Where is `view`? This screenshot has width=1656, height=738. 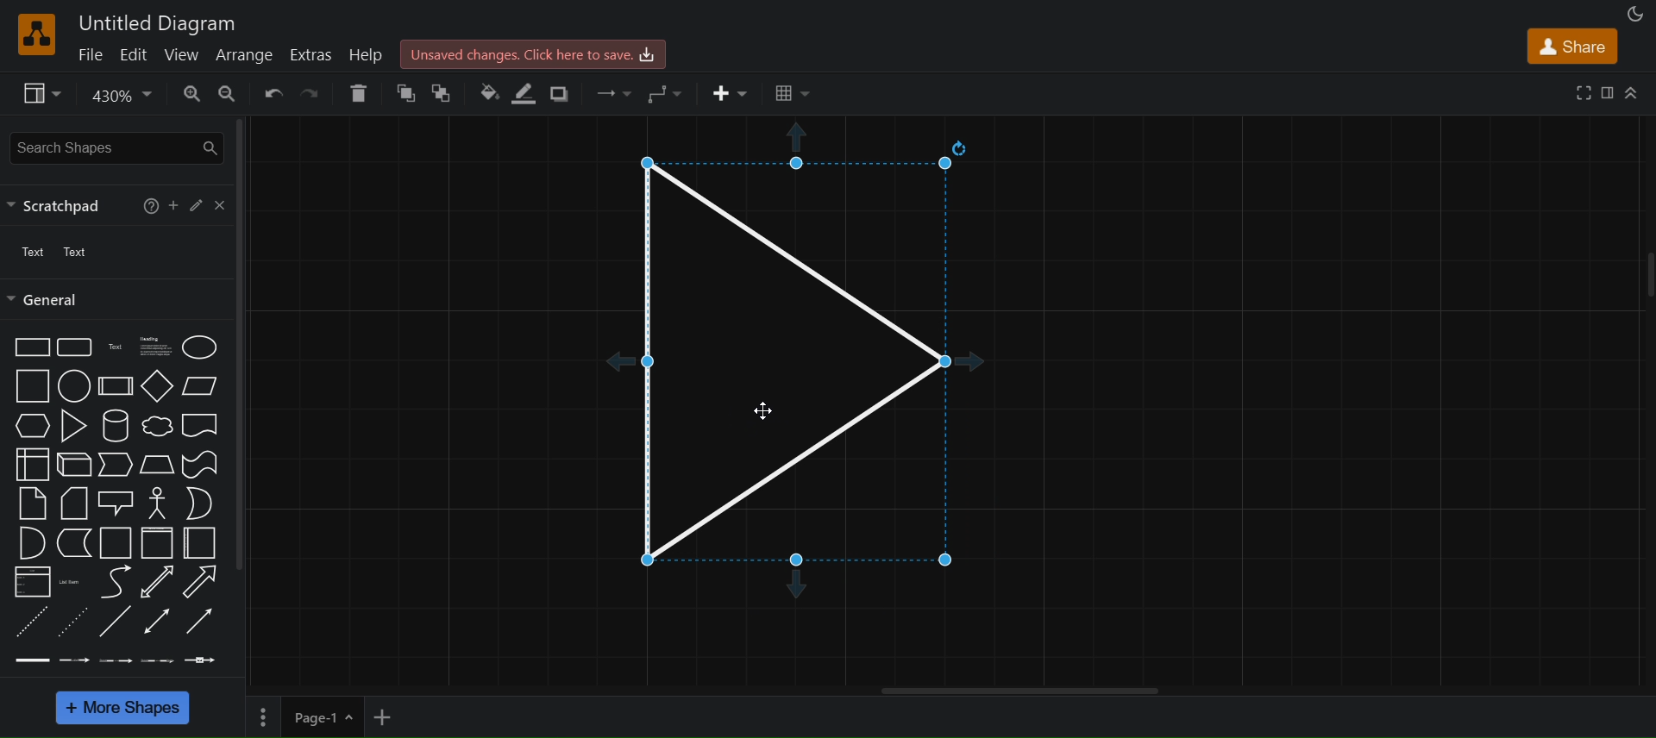 view is located at coordinates (41, 93).